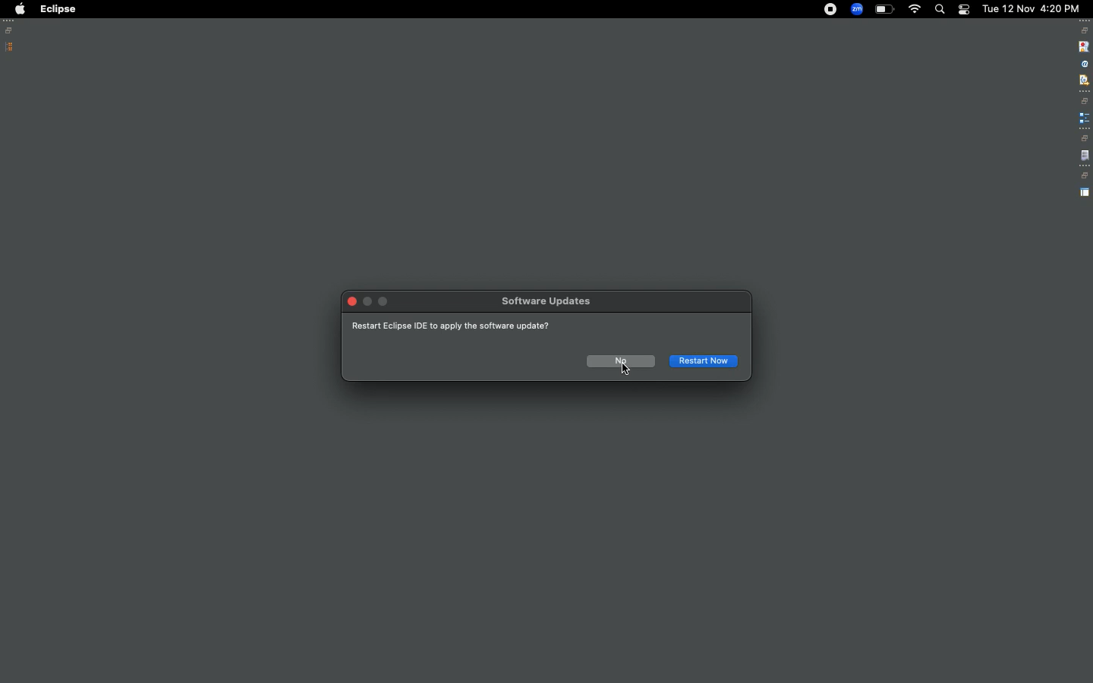 The image size is (1093, 683). I want to click on Charge, so click(884, 10).